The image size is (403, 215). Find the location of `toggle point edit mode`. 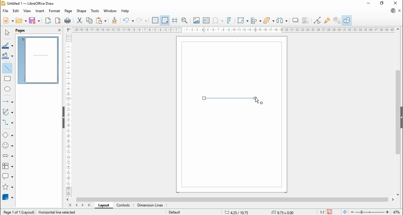

toggle point edit mode is located at coordinates (317, 20).